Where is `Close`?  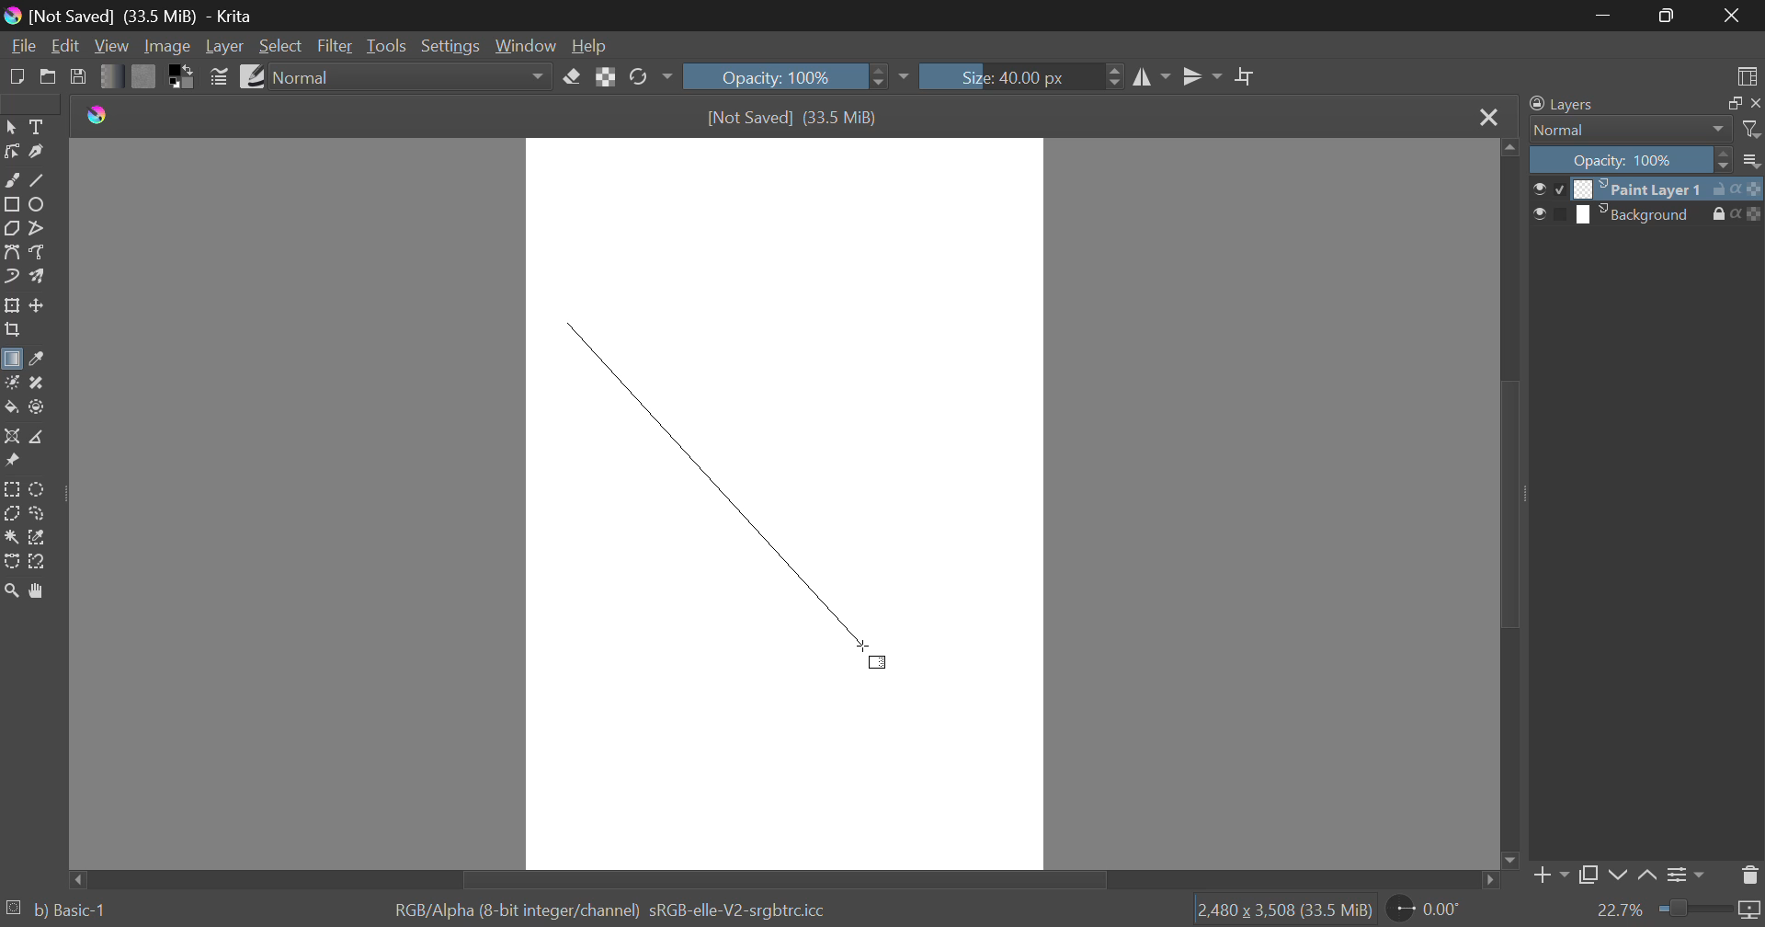 Close is located at coordinates (1487, 117).